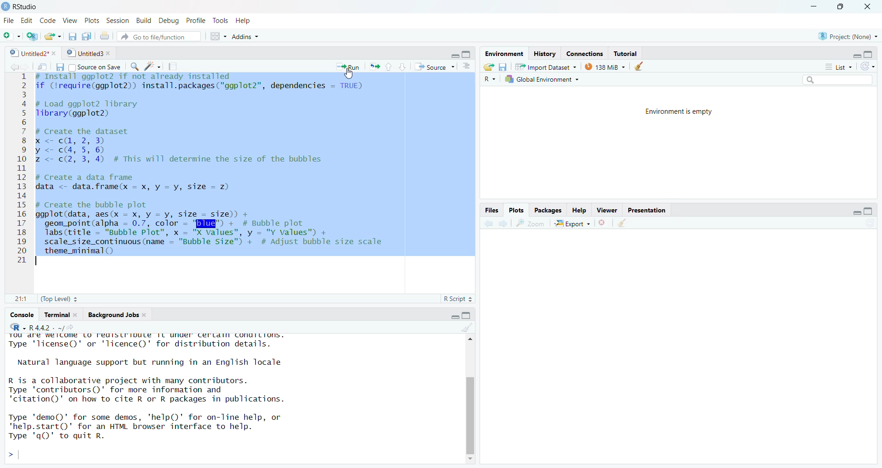 The height and width of the screenshot is (468, 882). Describe the element at coordinates (850, 35) in the screenshot. I see ` project: (None) ` at that location.